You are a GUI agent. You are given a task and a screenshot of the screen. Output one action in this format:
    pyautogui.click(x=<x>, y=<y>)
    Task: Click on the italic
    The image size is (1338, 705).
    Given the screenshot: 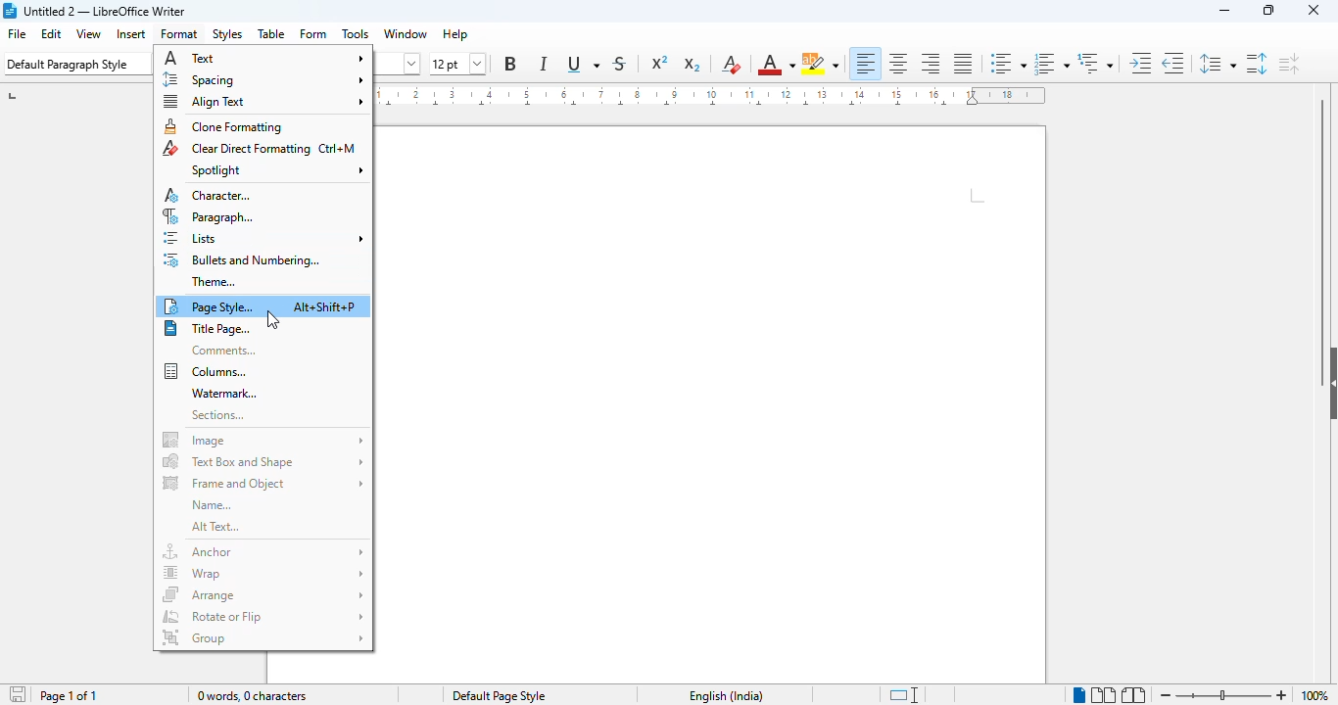 What is the action you would take?
    pyautogui.click(x=544, y=64)
    